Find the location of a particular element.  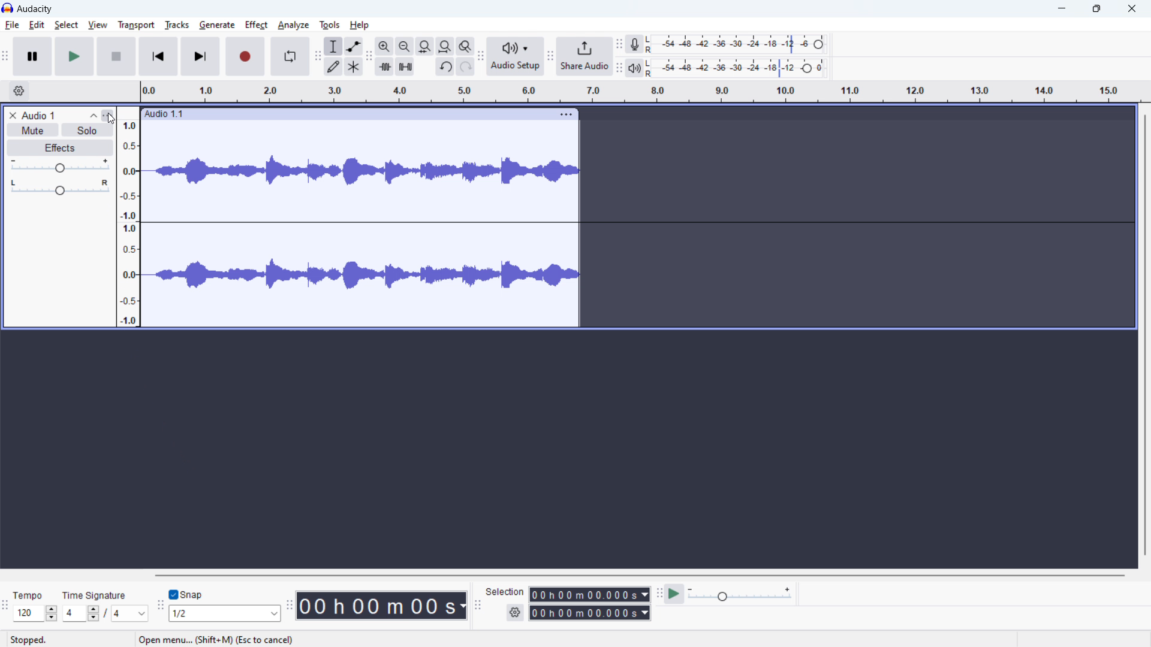

fit selection to width is located at coordinates (425, 46).